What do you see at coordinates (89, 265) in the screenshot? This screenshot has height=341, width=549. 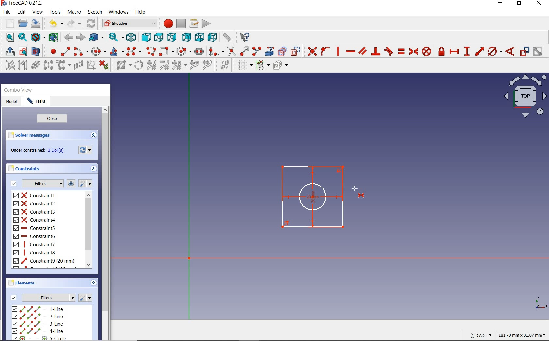 I see `Scroll down` at bounding box center [89, 265].